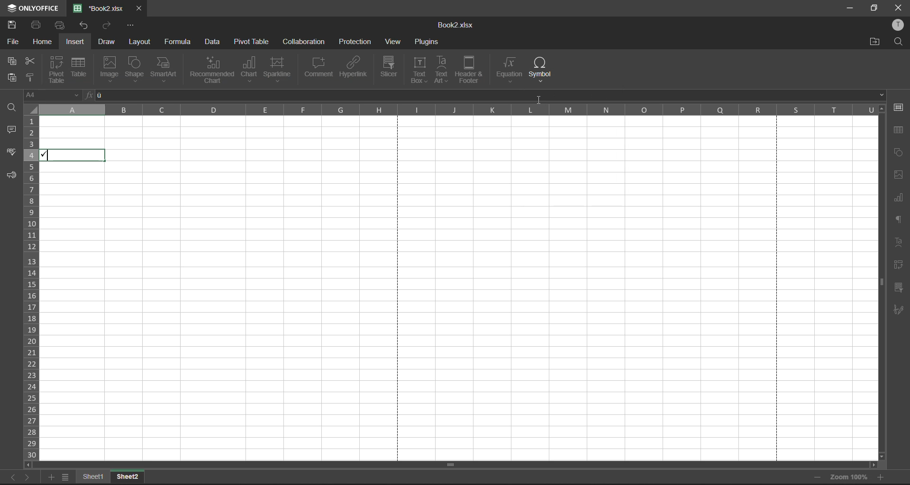 This screenshot has width=910, height=485. I want to click on insert, so click(76, 42).